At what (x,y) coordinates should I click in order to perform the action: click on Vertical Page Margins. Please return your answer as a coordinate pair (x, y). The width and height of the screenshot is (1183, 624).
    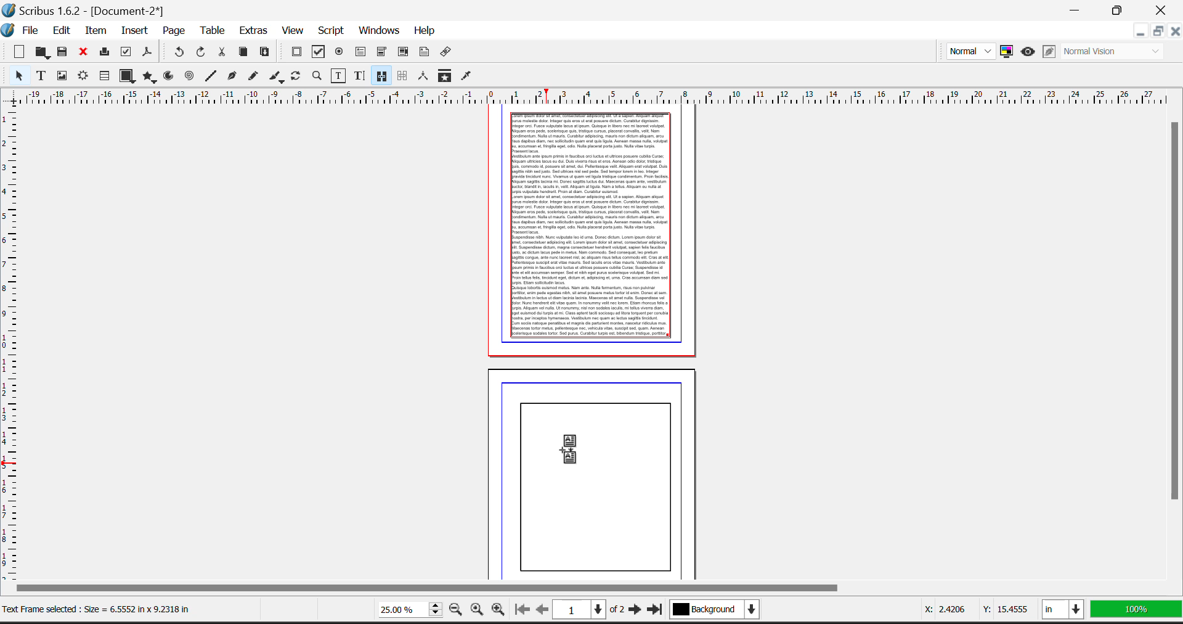
    Looking at the image, I should click on (596, 95).